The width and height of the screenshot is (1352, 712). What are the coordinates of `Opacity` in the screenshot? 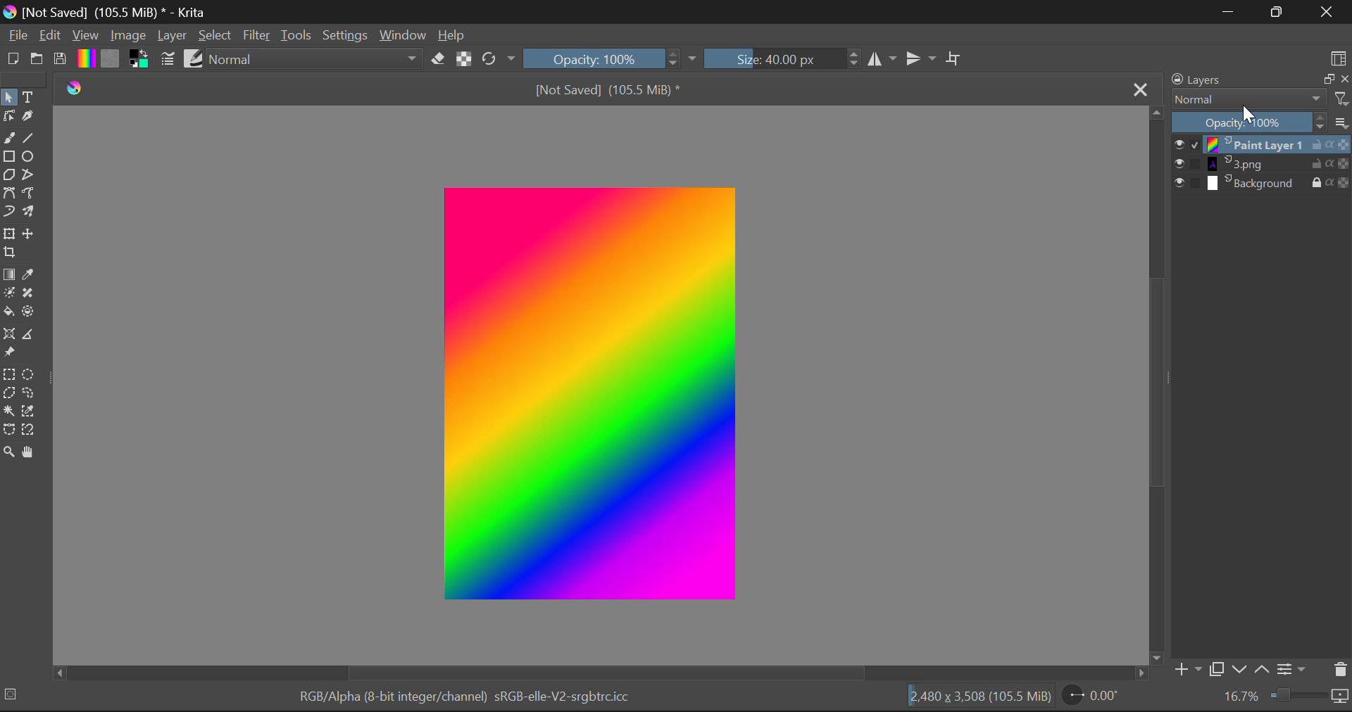 It's located at (593, 59).